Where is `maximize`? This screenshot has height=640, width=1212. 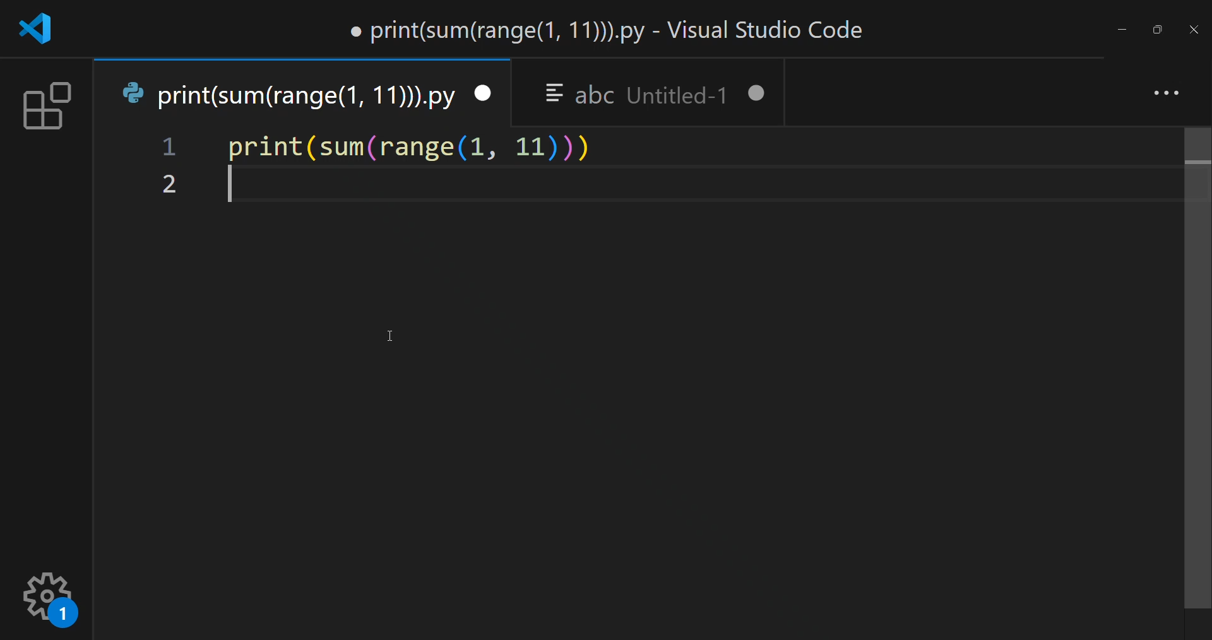
maximize is located at coordinates (1156, 29).